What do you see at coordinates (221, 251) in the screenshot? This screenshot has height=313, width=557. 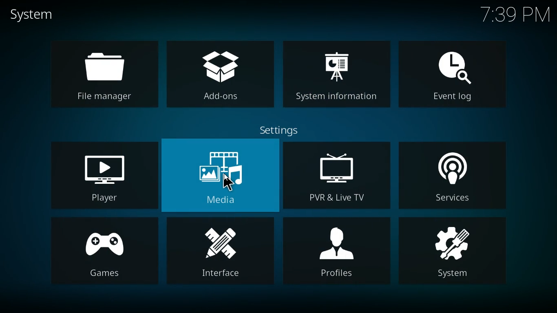 I see `interface` at bounding box center [221, 251].